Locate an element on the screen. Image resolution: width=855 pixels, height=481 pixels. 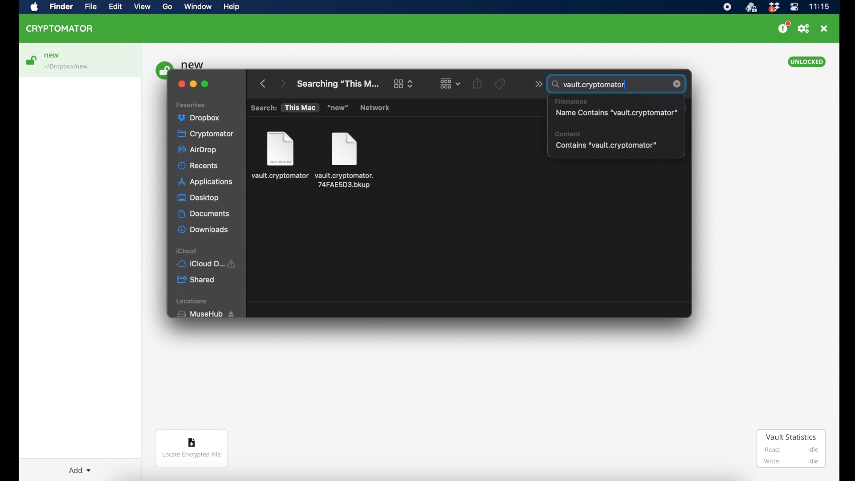
vault statistics is located at coordinates (792, 448).